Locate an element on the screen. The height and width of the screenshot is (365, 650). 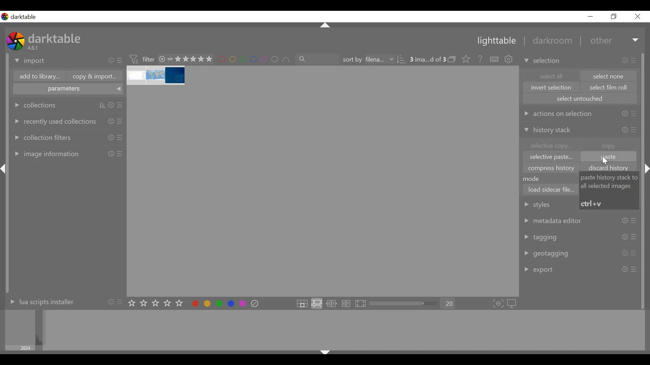
toggle color label is located at coordinates (217, 303).